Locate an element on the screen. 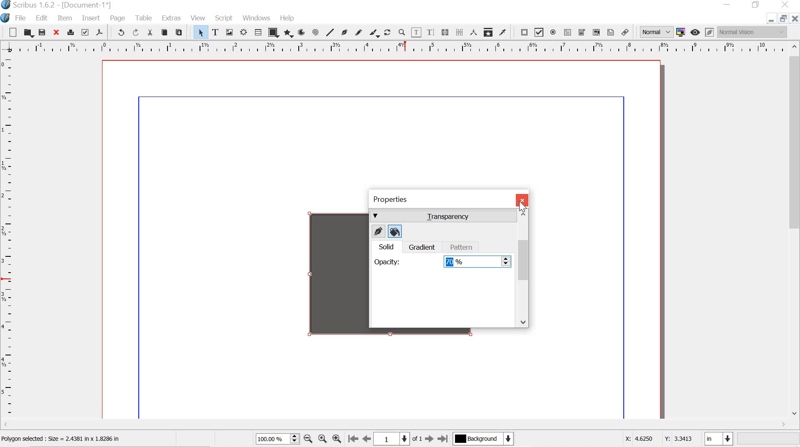 This screenshot has height=447, width=800. zoom in is located at coordinates (336, 440).